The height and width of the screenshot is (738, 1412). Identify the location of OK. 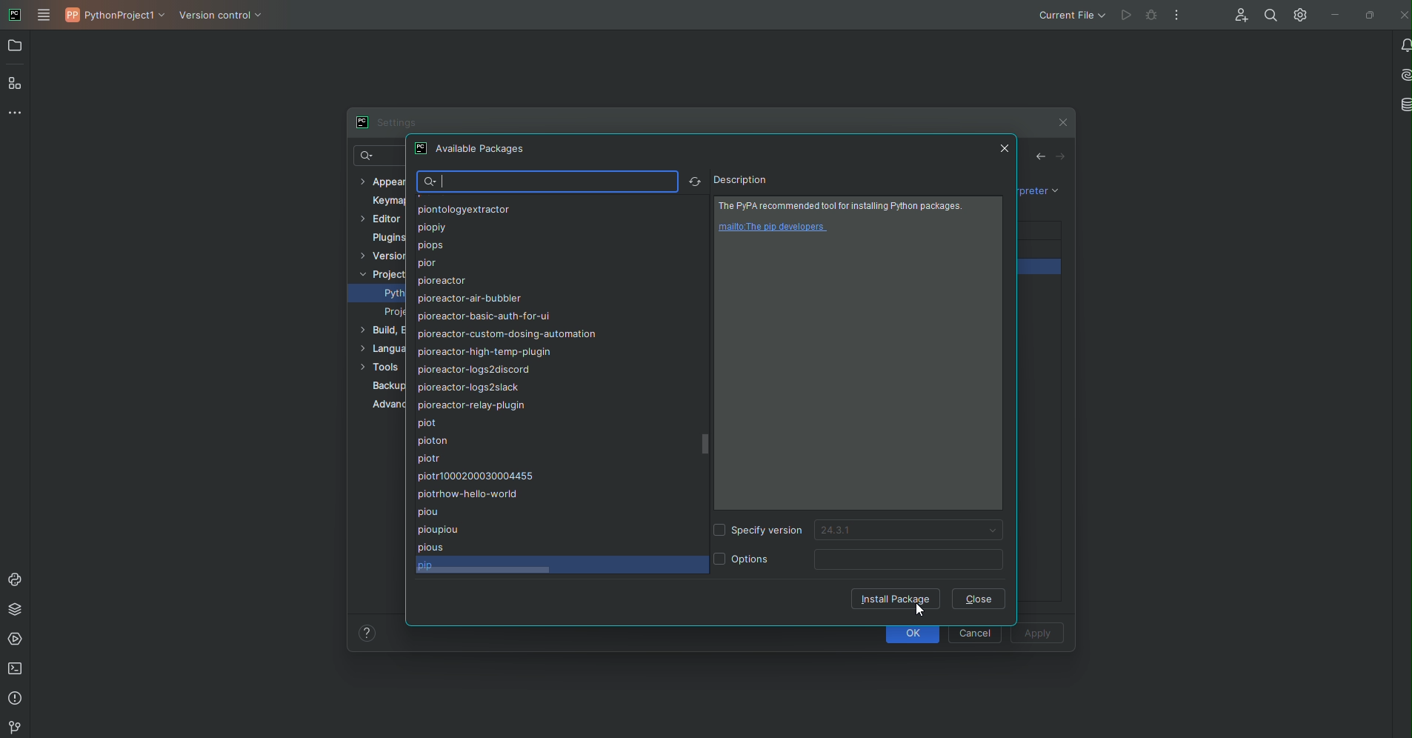
(916, 635).